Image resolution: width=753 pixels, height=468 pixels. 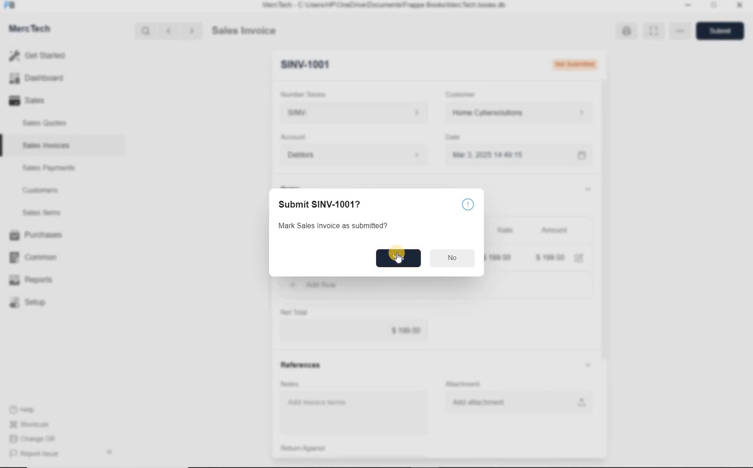 What do you see at coordinates (343, 285) in the screenshot?
I see `create` at bounding box center [343, 285].